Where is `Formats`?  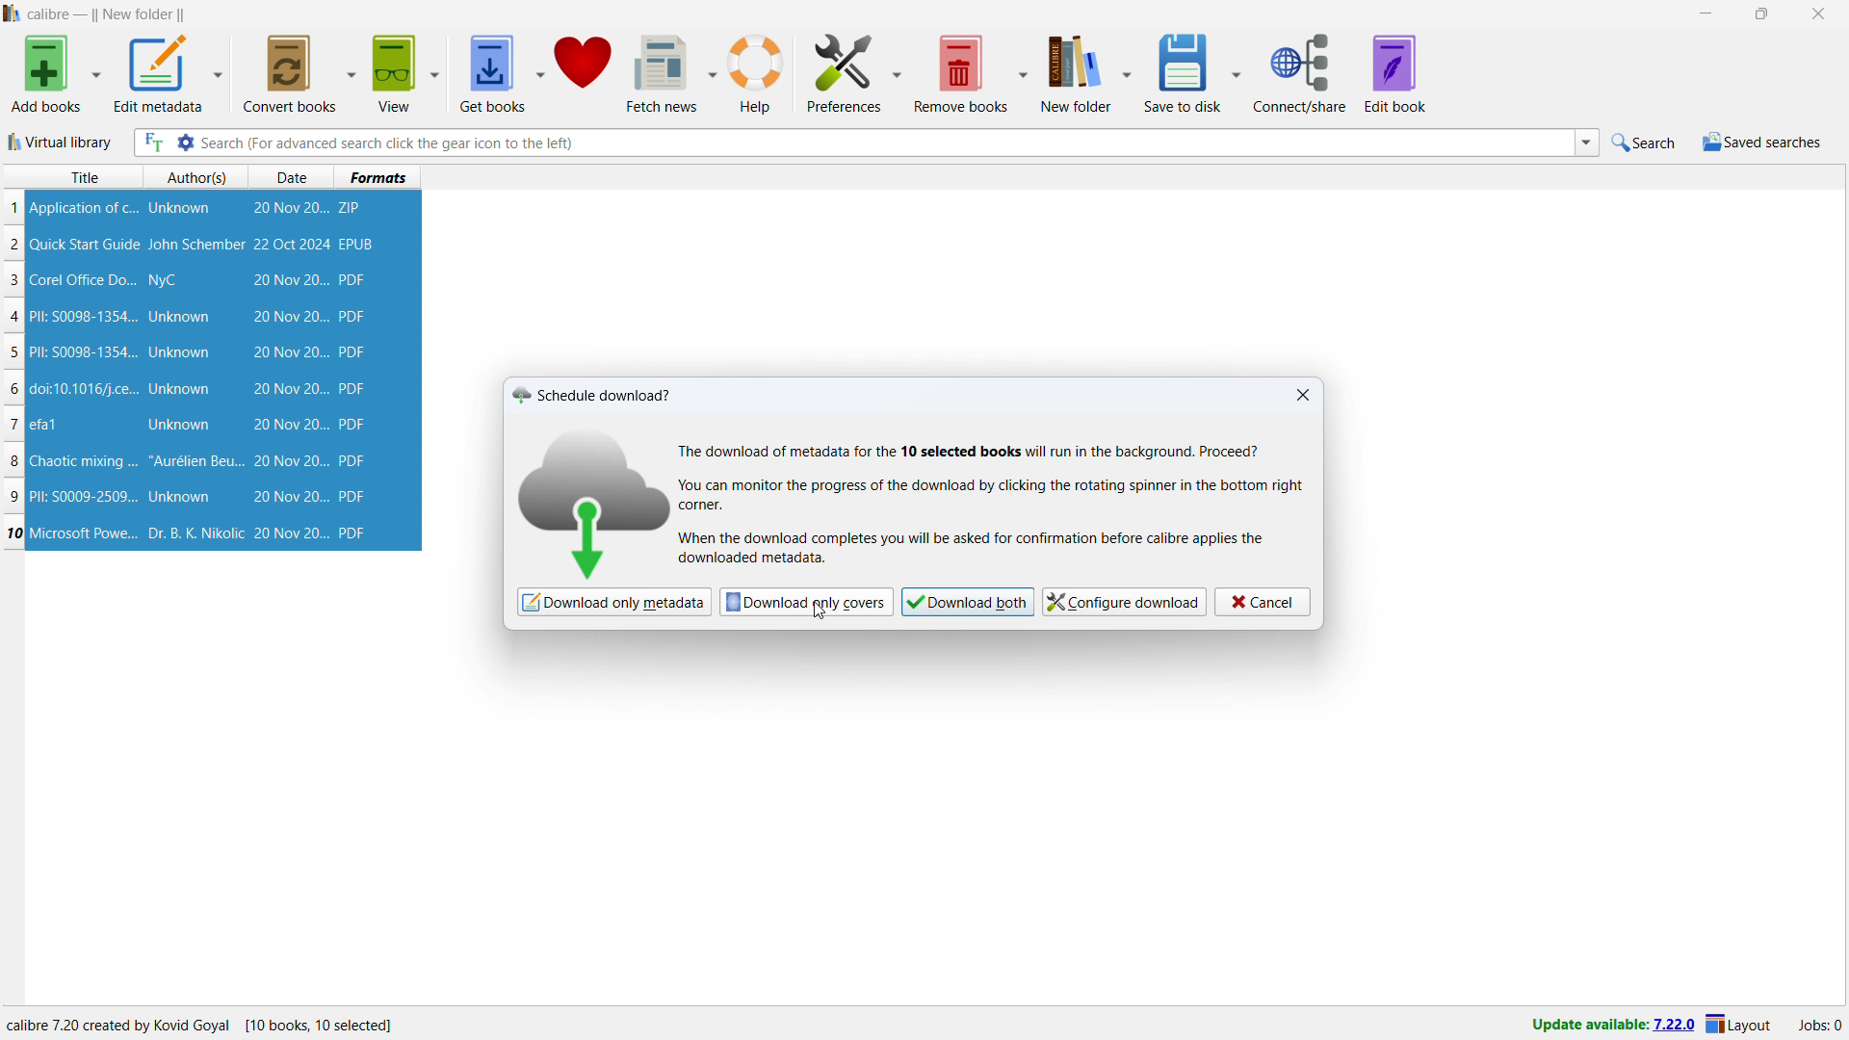 Formats is located at coordinates (378, 176).